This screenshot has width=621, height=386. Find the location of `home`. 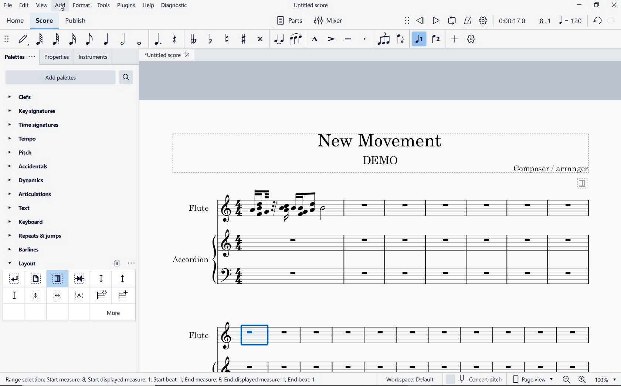

home is located at coordinates (15, 21).